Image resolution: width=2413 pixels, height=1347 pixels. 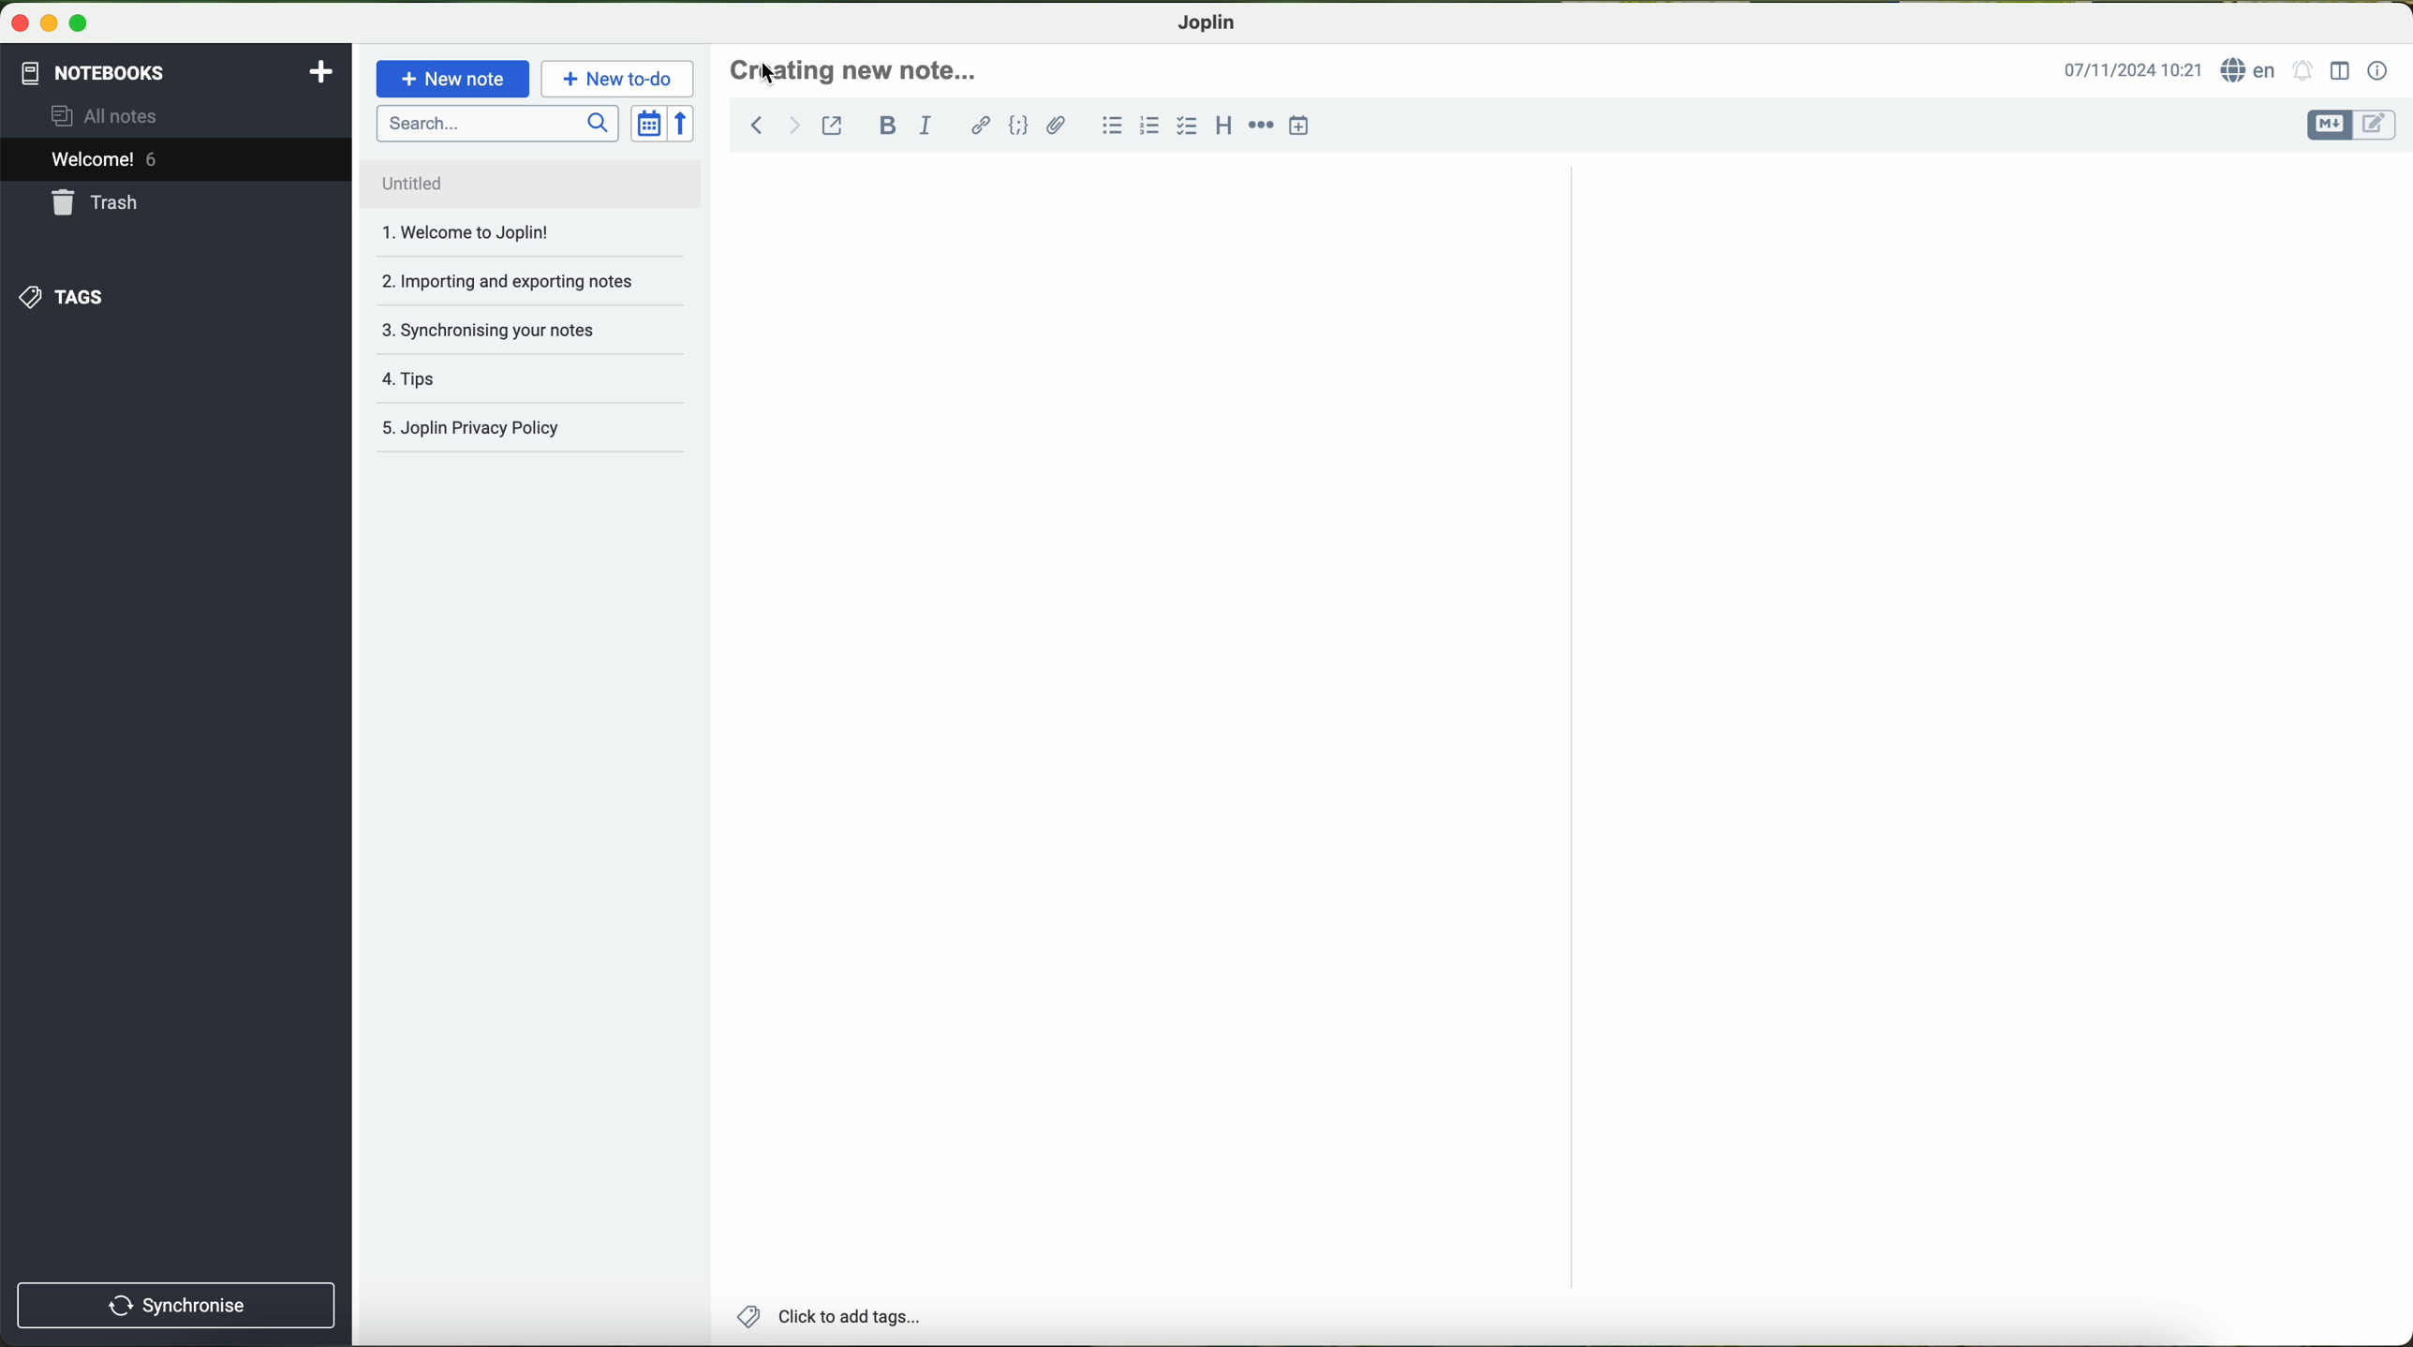 I want to click on all notes, so click(x=110, y=114).